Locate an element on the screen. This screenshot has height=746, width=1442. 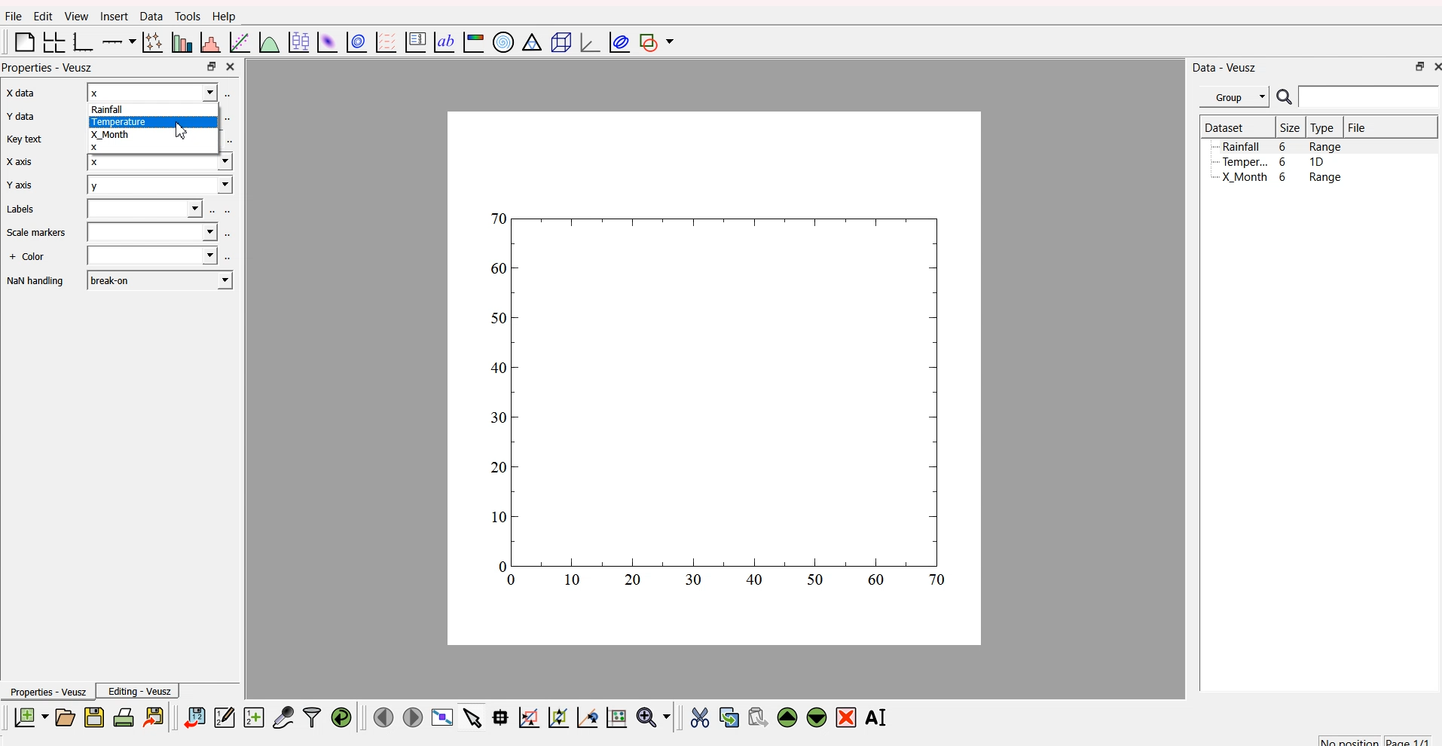
draw points is located at coordinates (555, 717).